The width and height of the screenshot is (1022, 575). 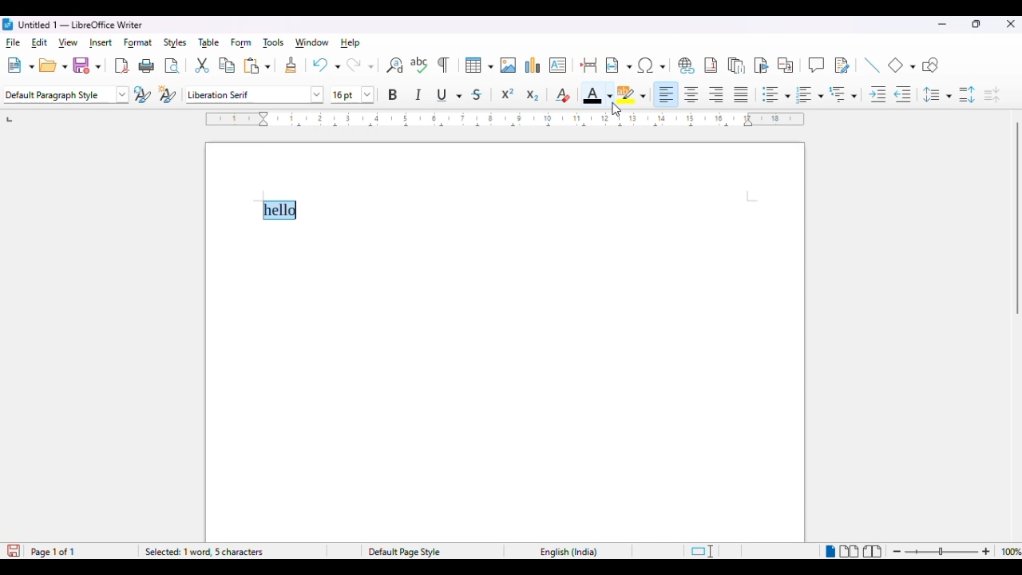 I want to click on undo, so click(x=326, y=65).